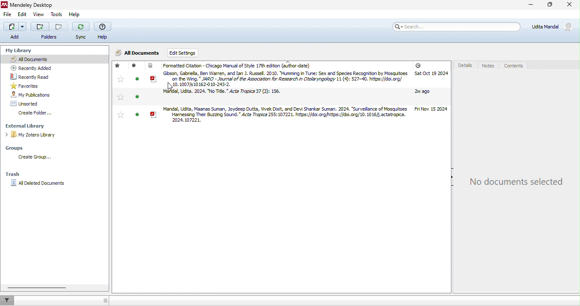  What do you see at coordinates (42, 58) in the screenshot?
I see `all documents` at bounding box center [42, 58].